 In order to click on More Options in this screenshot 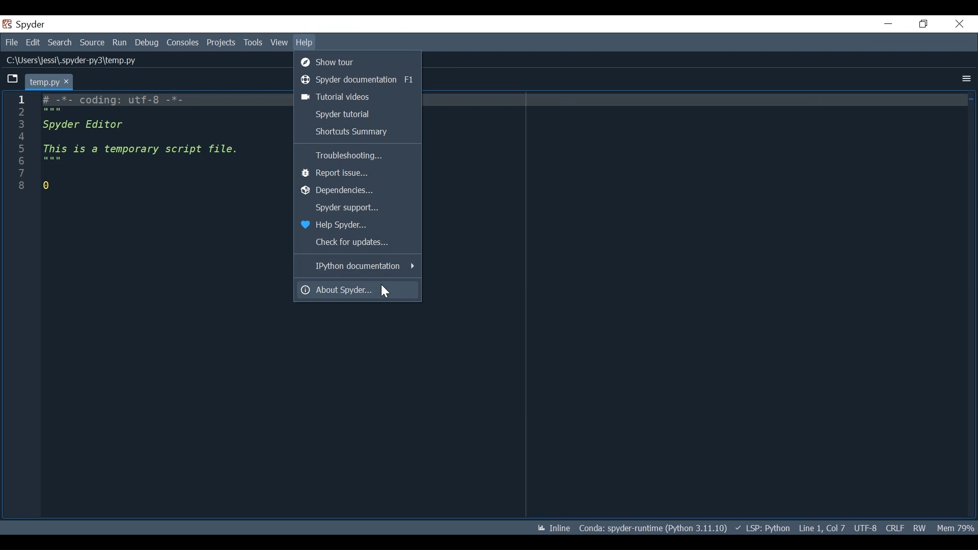, I will do `click(964, 79)`.